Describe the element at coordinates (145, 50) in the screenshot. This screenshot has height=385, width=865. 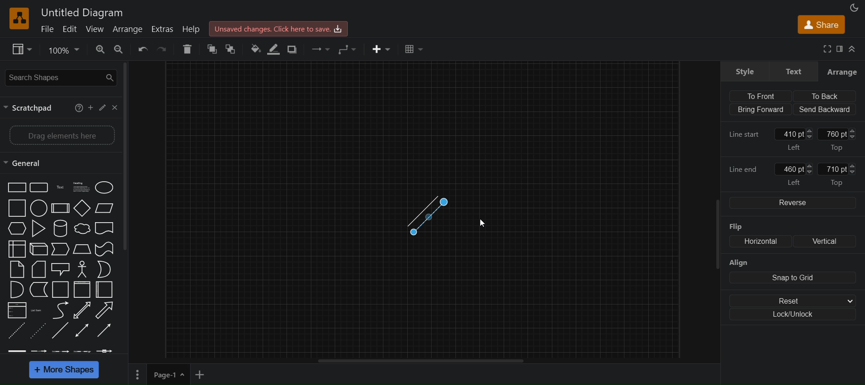
I see `undo` at that location.